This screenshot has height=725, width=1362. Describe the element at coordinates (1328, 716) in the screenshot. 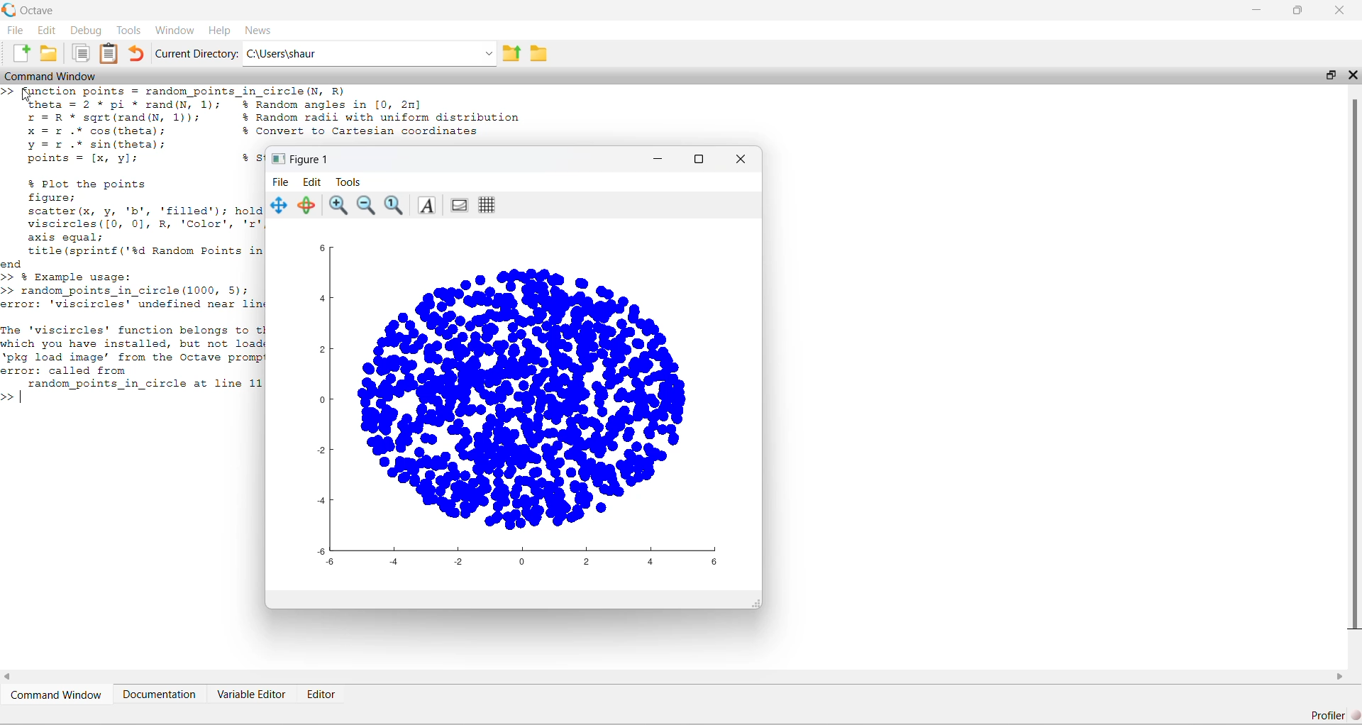

I see `Profiler` at that location.